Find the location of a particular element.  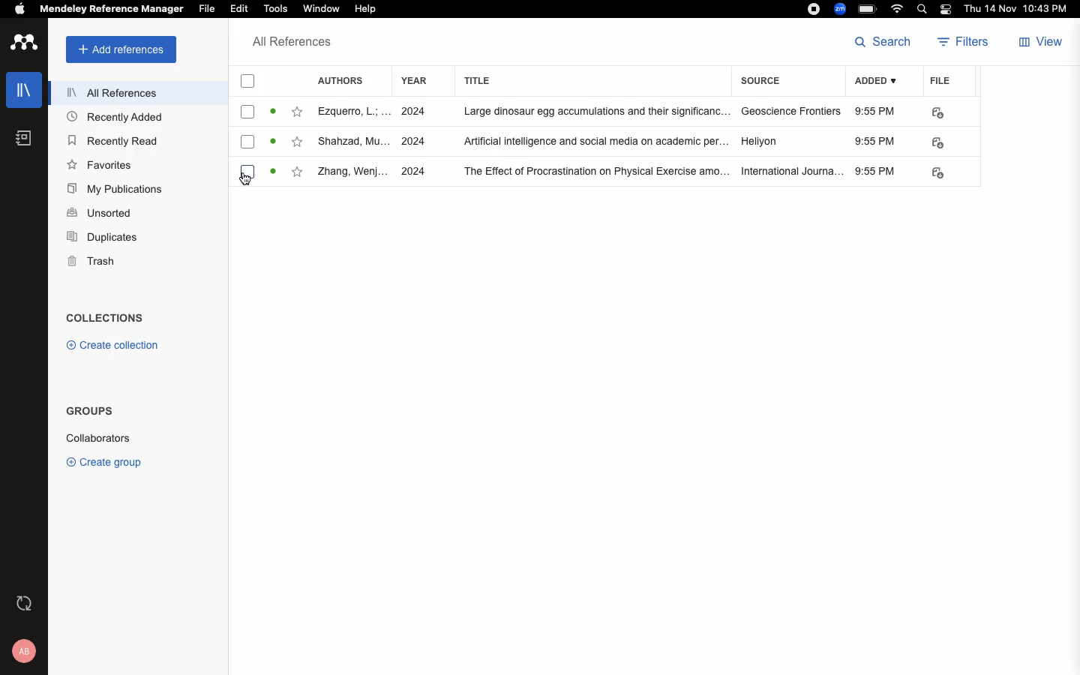

Hellyon is located at coordinates (760, 139).